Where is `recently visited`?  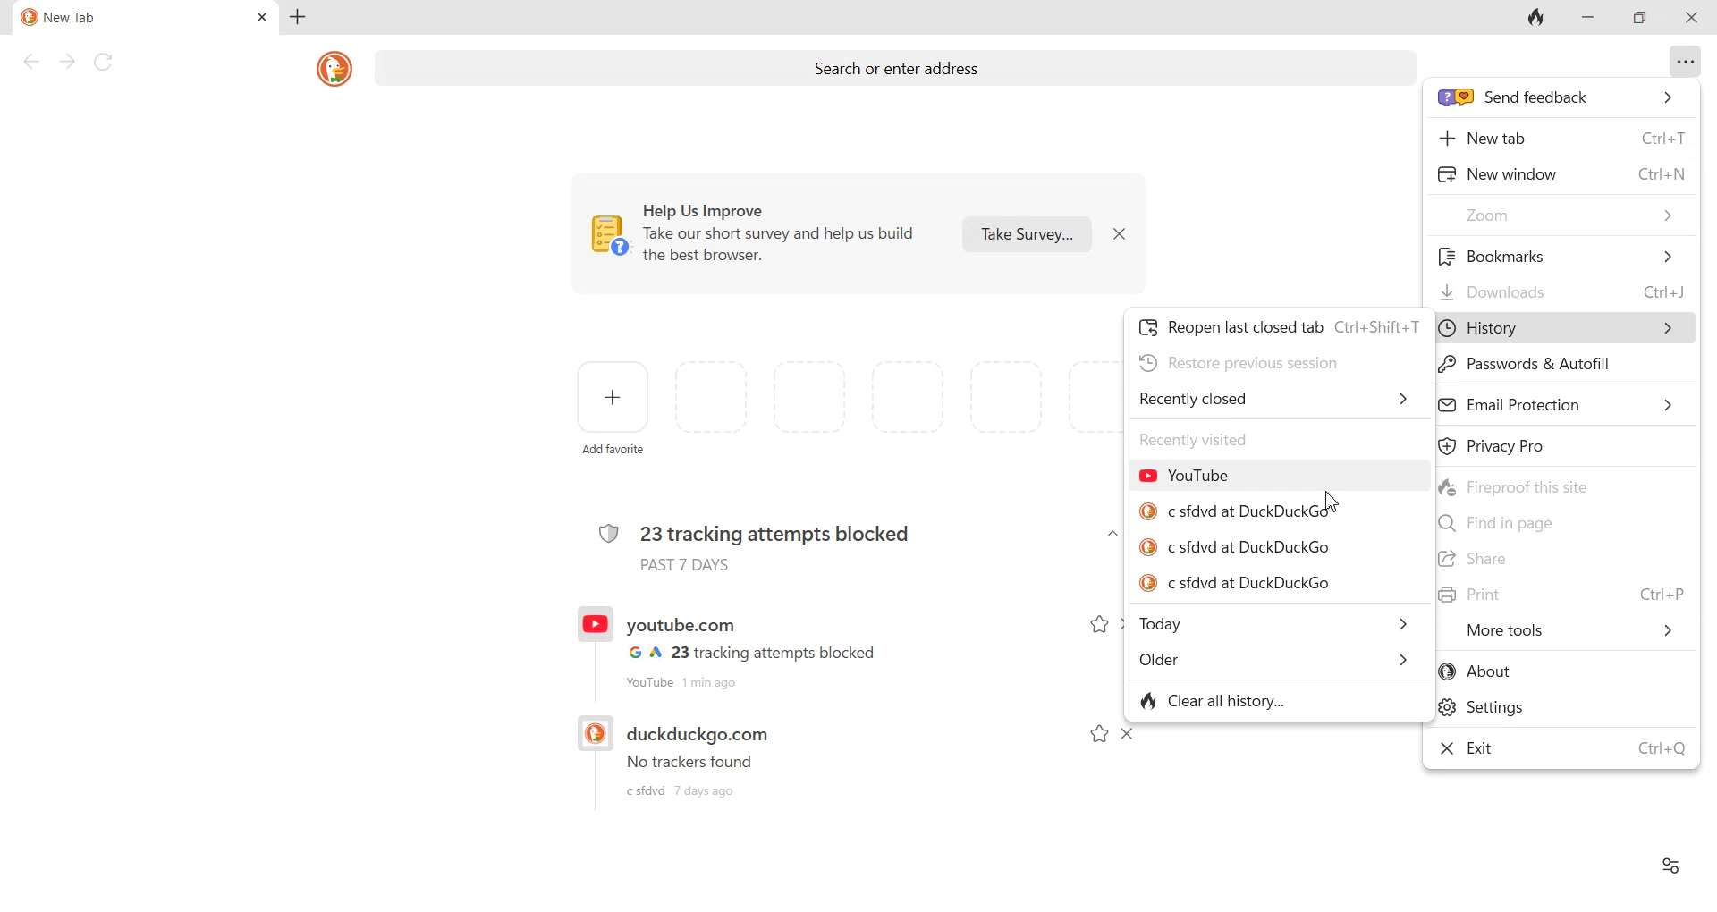 recently visited is located at coordinates (1196, 438).